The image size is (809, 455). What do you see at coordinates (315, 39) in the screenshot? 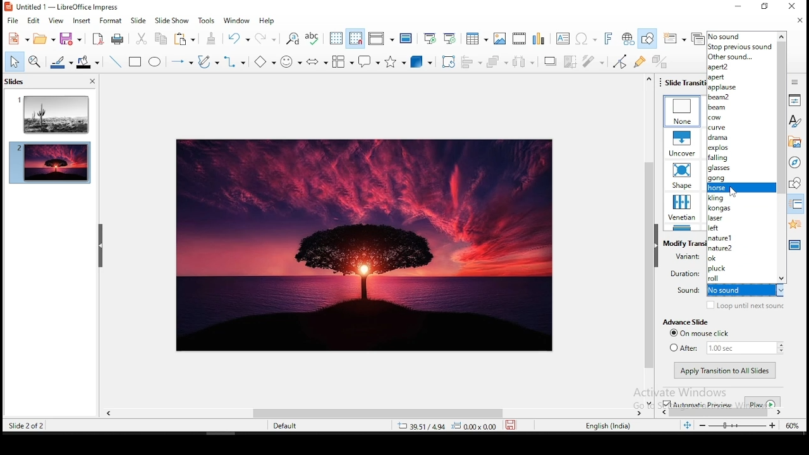
I see `spell check` at bounding box center [315, 39].